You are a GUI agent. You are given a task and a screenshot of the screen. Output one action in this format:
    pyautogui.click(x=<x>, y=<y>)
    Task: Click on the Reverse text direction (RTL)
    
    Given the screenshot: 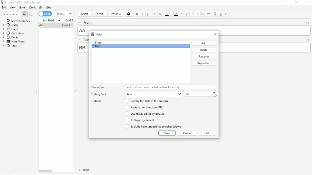 What is the action you would take?
    pyautogui.click(x=144, y=107)
    